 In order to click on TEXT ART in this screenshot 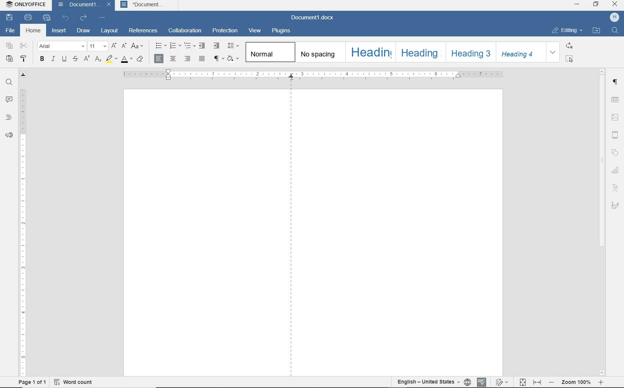, I will do `click(615, 188)`.